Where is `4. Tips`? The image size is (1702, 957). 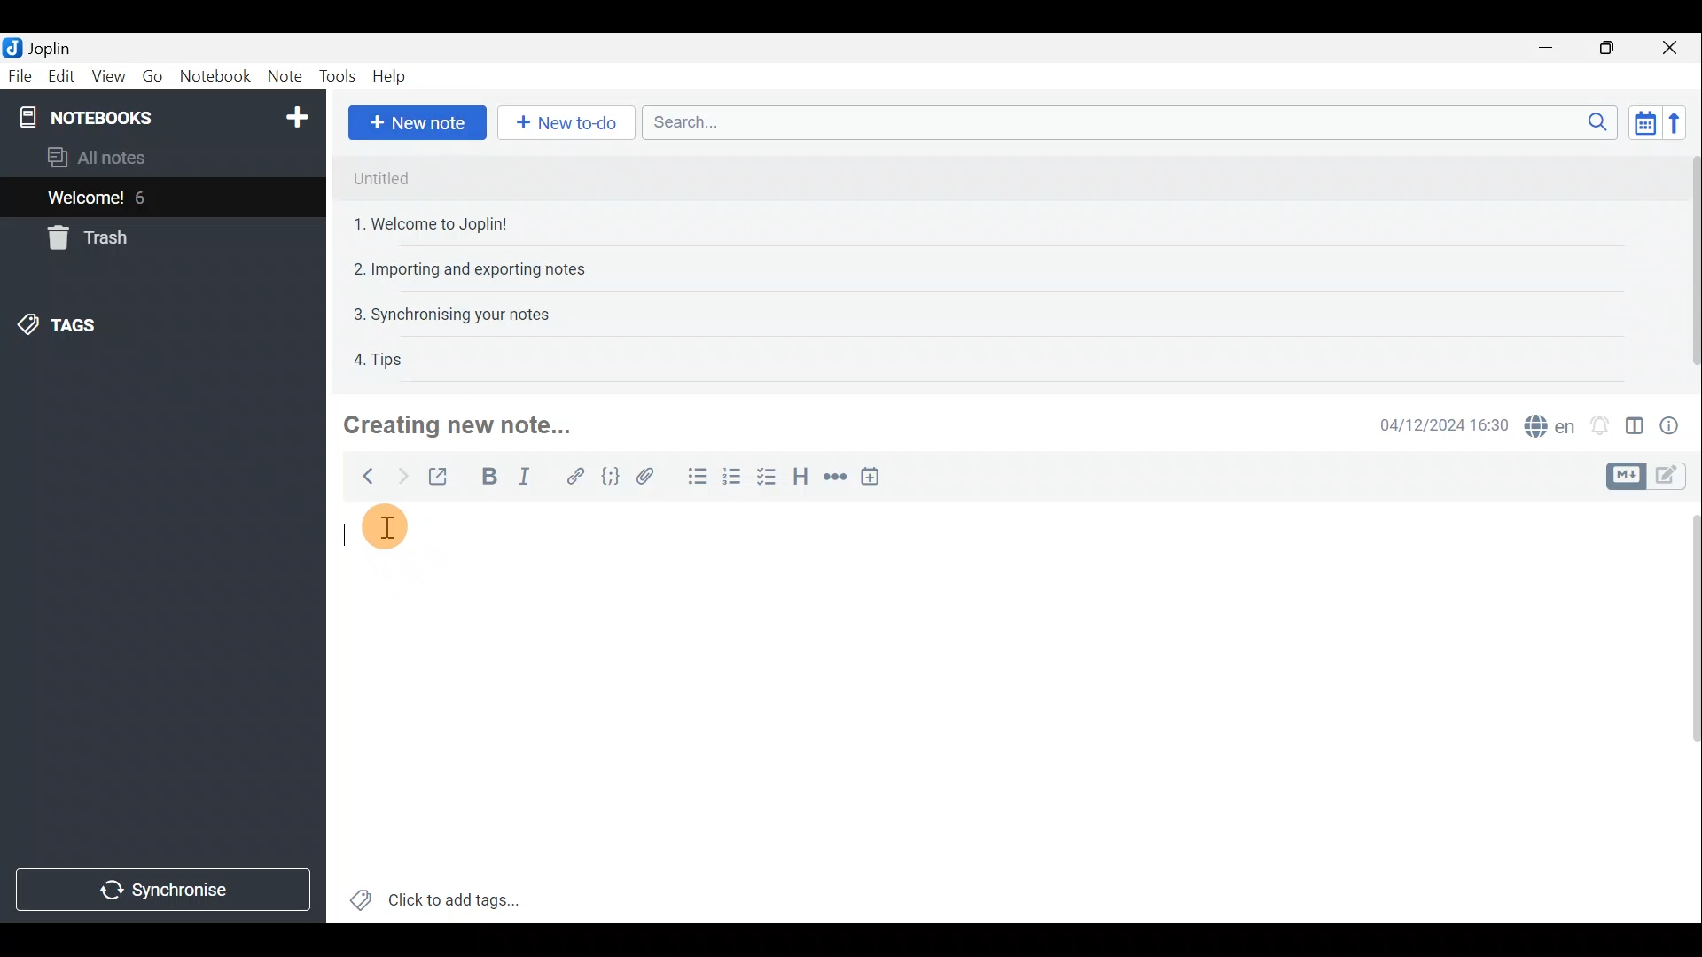 4. Tips is located at coordinates (379, 359).